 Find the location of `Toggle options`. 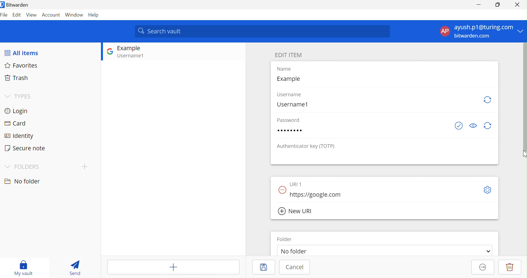

Toggle options is located at coordinates (488, 189).